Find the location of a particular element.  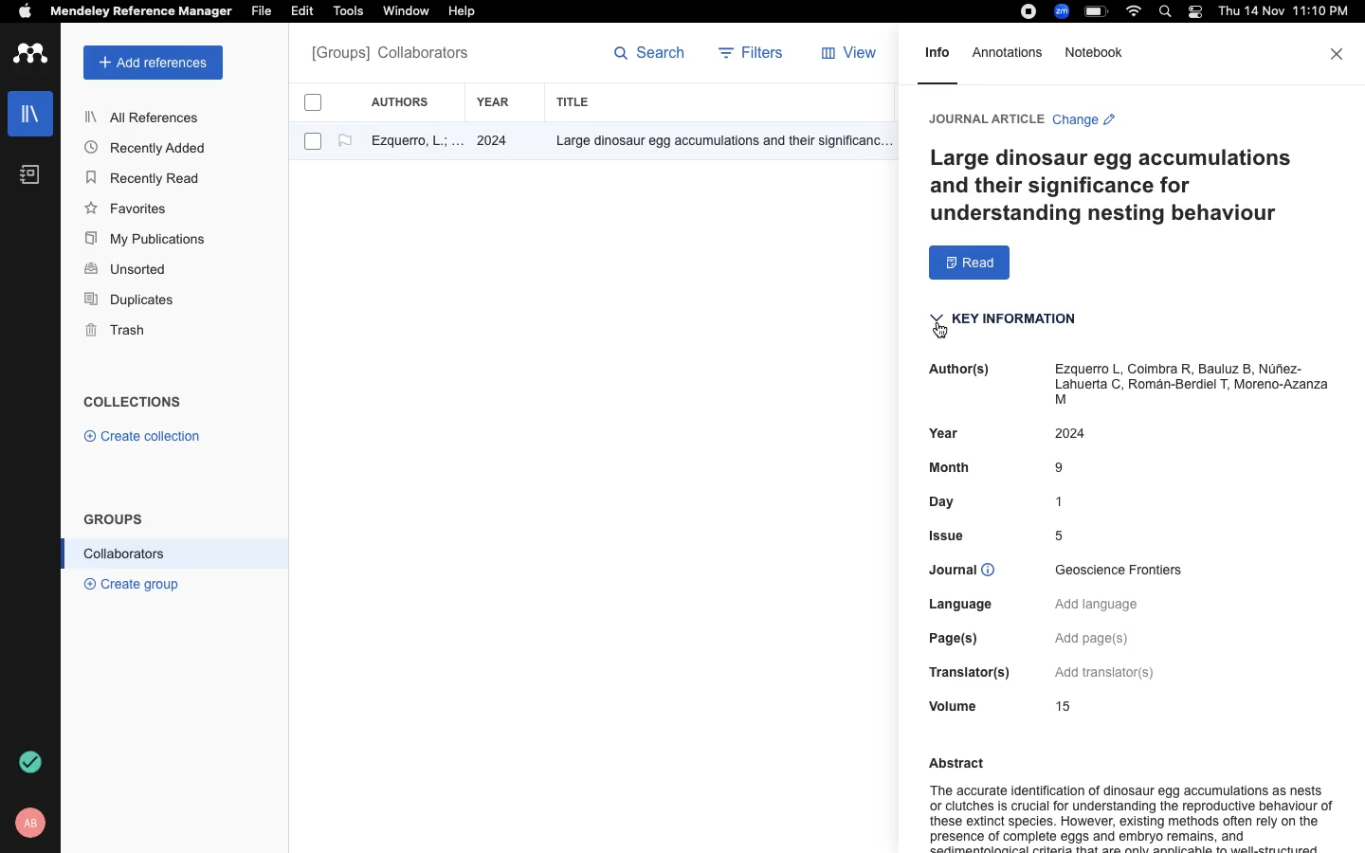

filters is located at coordinates (754, 55).